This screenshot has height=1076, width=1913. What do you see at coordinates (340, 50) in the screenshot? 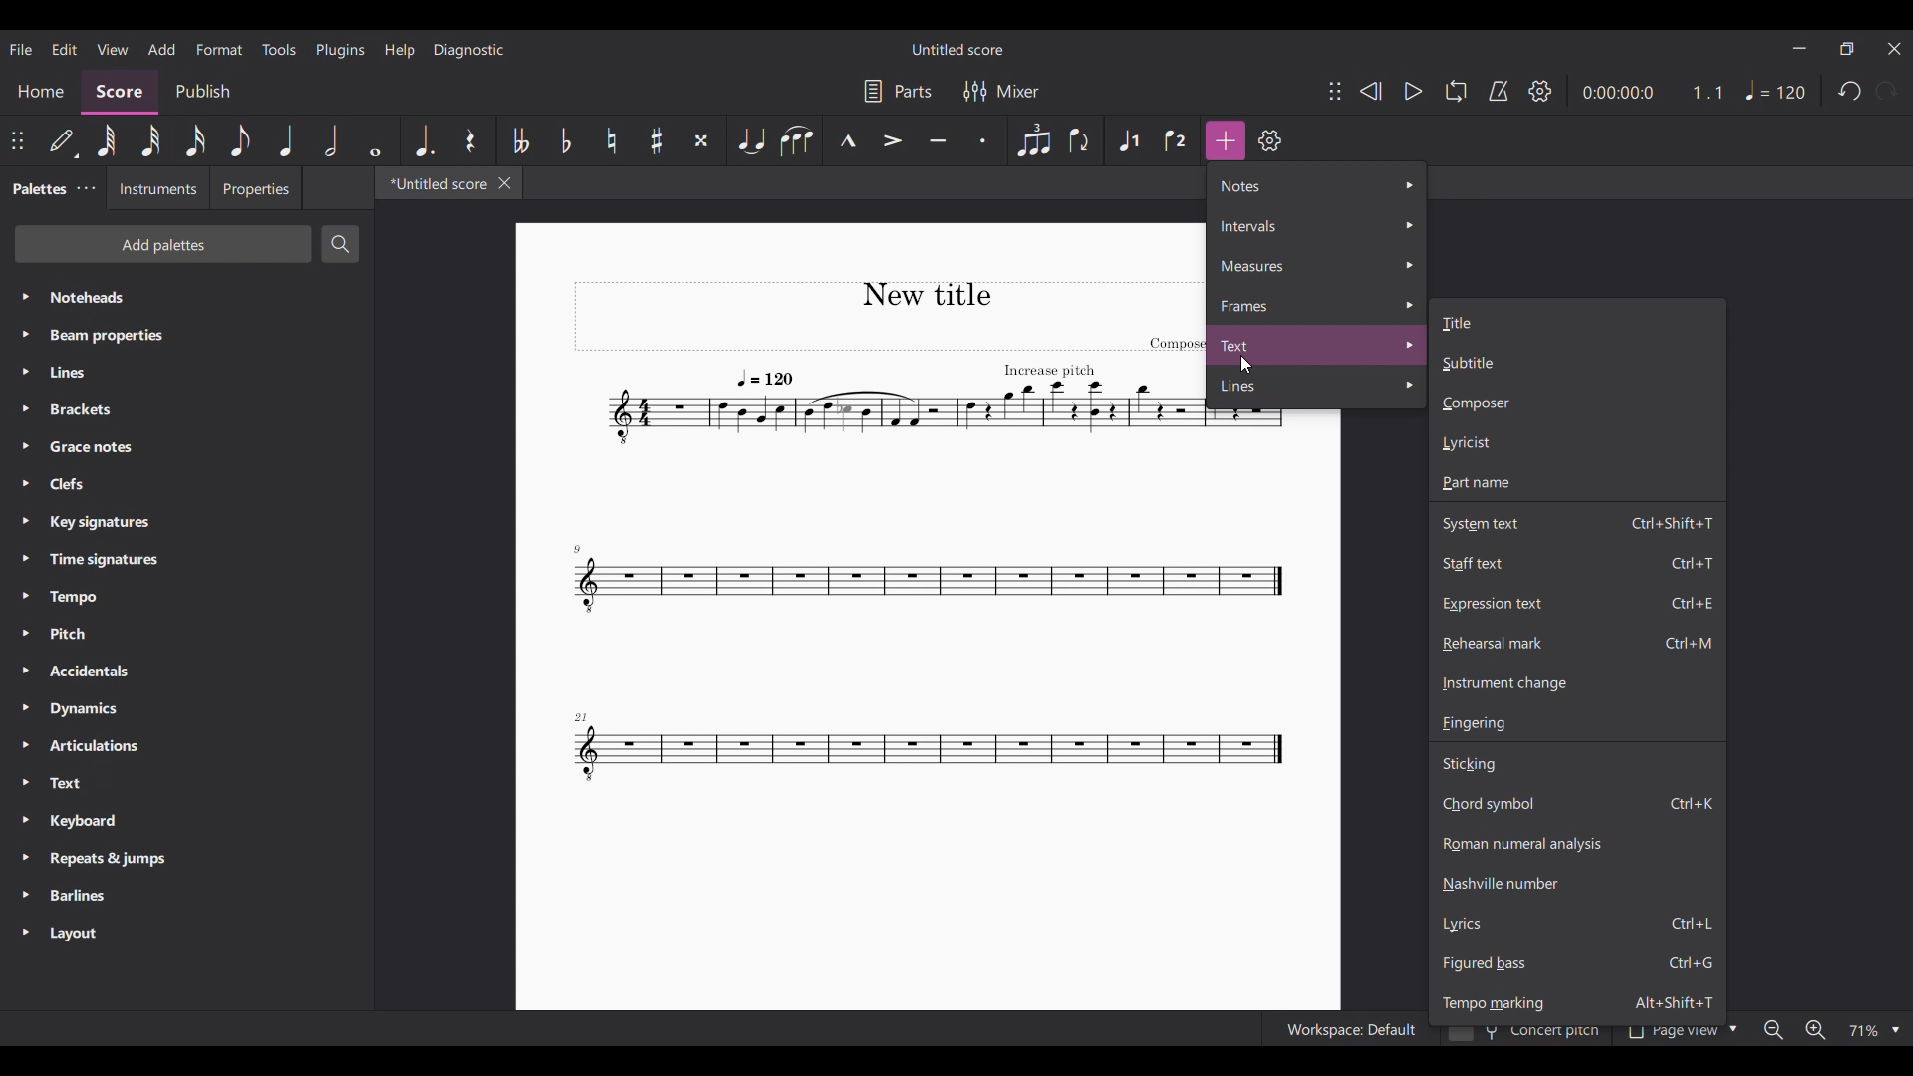
I see `Plugins menu` at bounding box center [340, 50].